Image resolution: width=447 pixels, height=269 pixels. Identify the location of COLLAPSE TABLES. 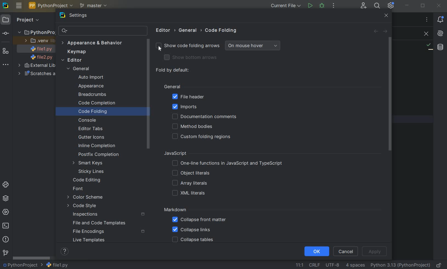
(193, 240).